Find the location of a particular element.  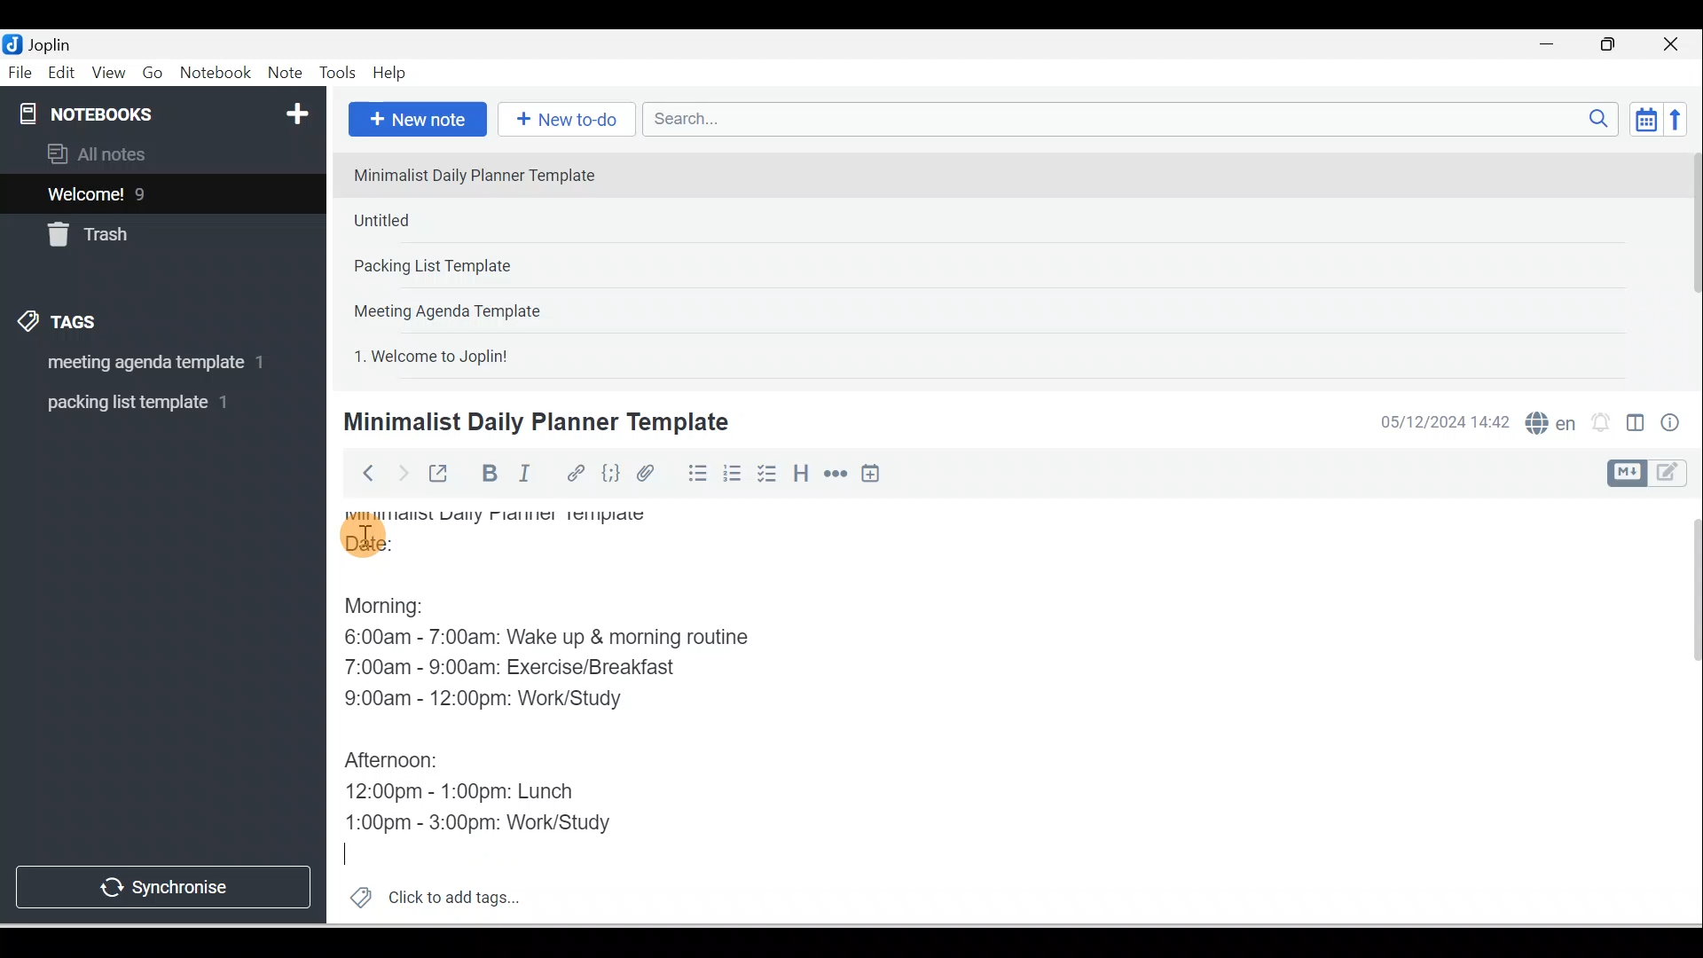

Date: is located at coordinates (418, 548).